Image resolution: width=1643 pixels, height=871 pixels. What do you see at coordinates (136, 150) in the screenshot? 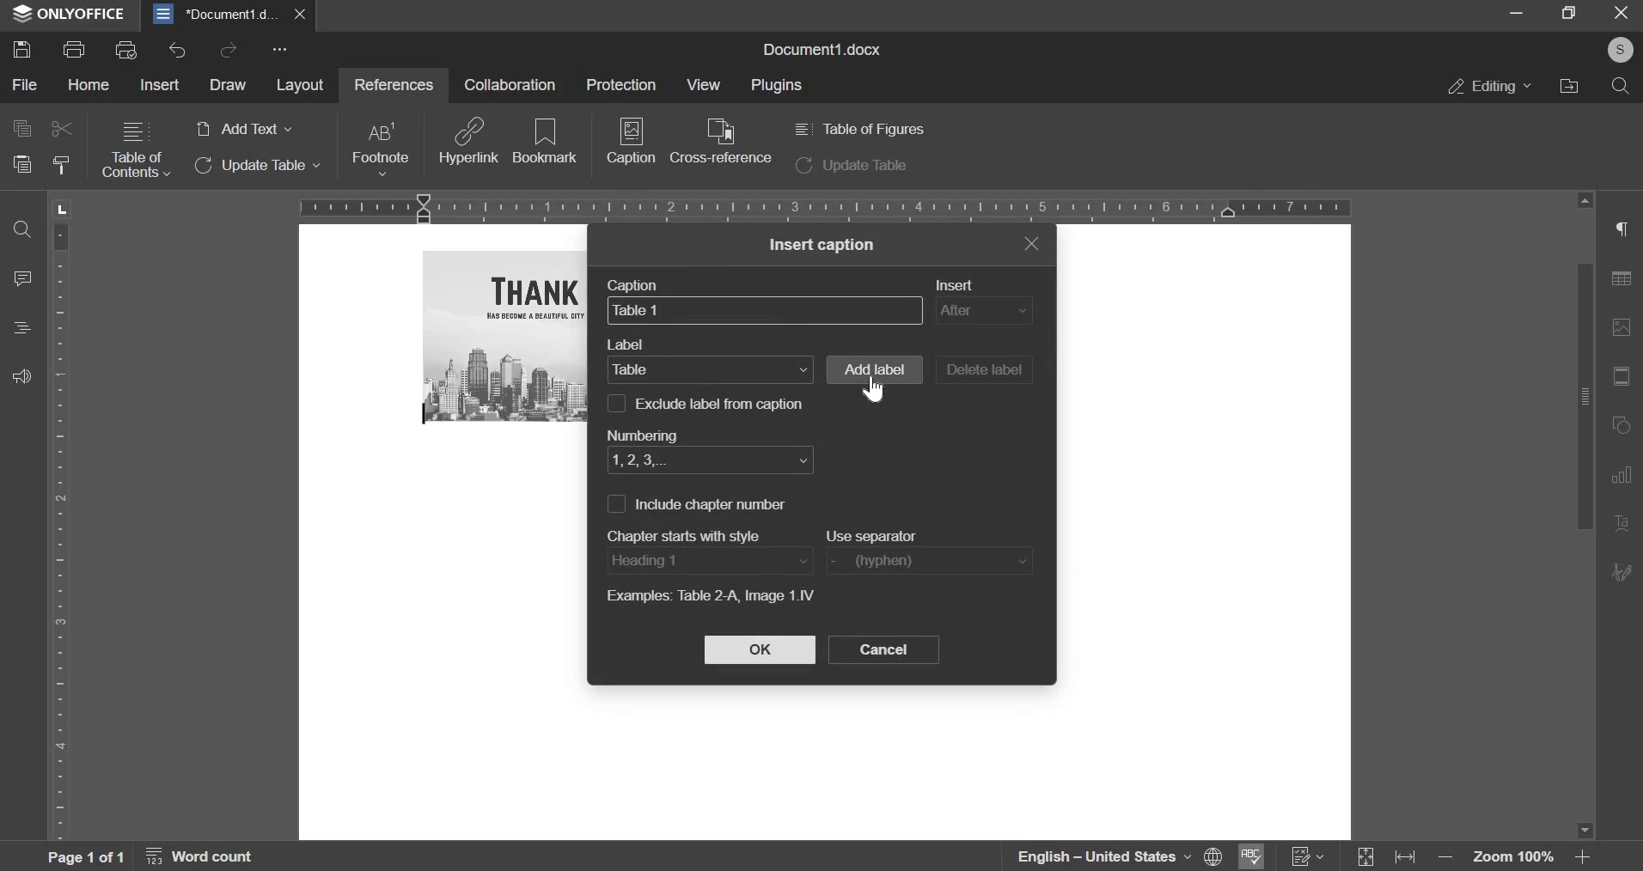
I see `table of contents` at bounding box center [136, 150].